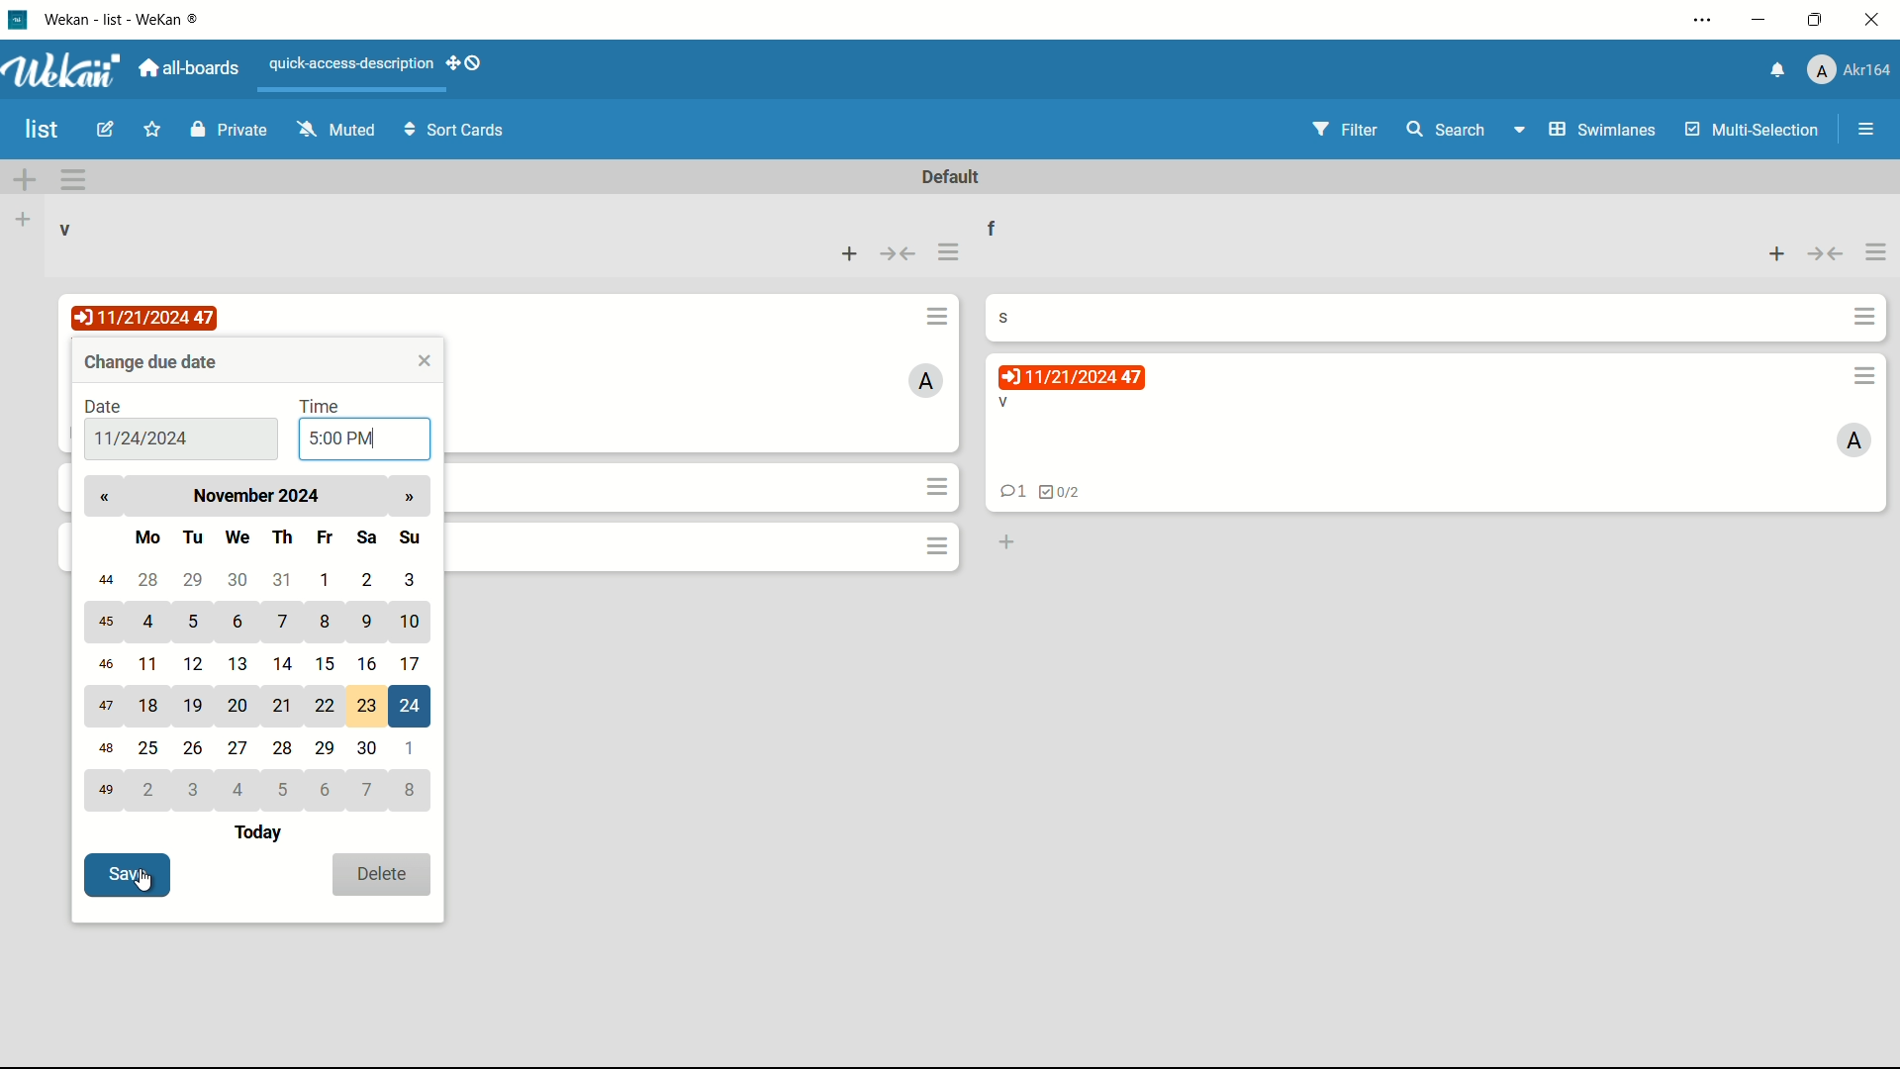 Image resolution: width=1900 pixels, height=1069 pixels. Describe the element at coordinates (287, 580) in the screenshot. I see `31` at that location.